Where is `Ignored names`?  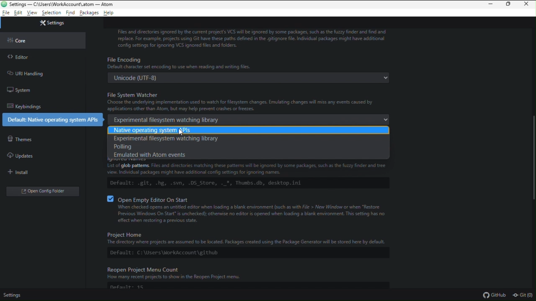
Ignored names is located at coordinates (248, 173).